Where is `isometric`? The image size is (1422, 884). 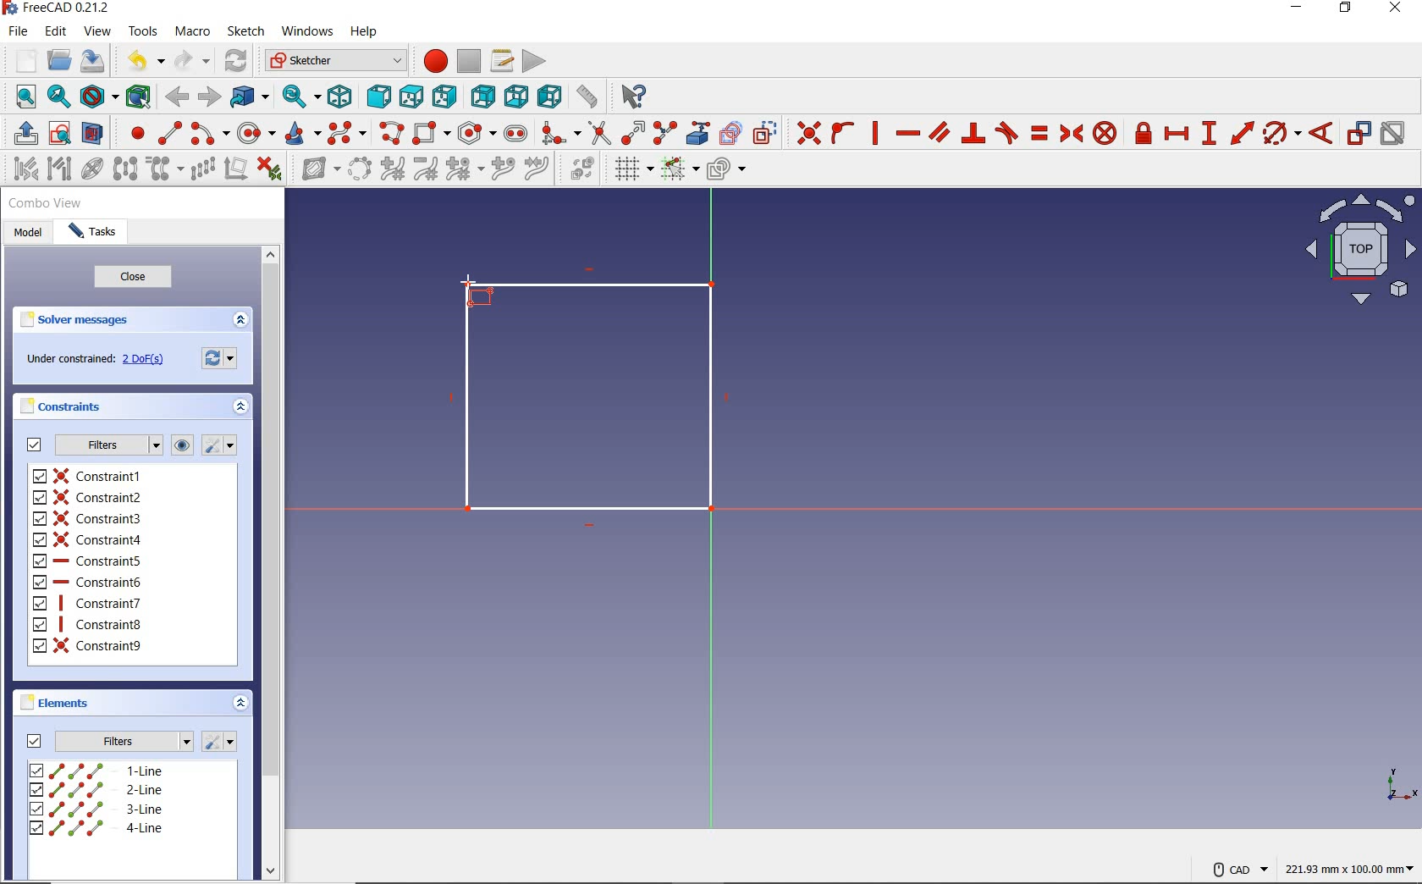 isometric is located at coordinates (339, 97).